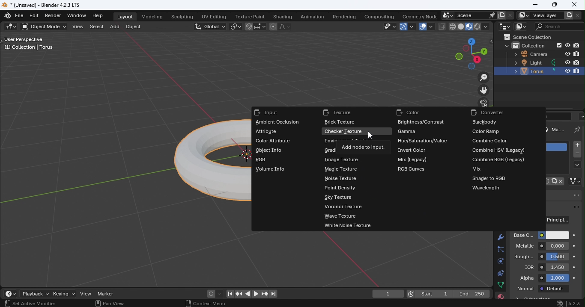 Image resolution: width=585 pixels, height=307 pixels. What do you see at coordinates (558, 147) in the screenshot?
I see `Material` at bounding box center [558, 147].